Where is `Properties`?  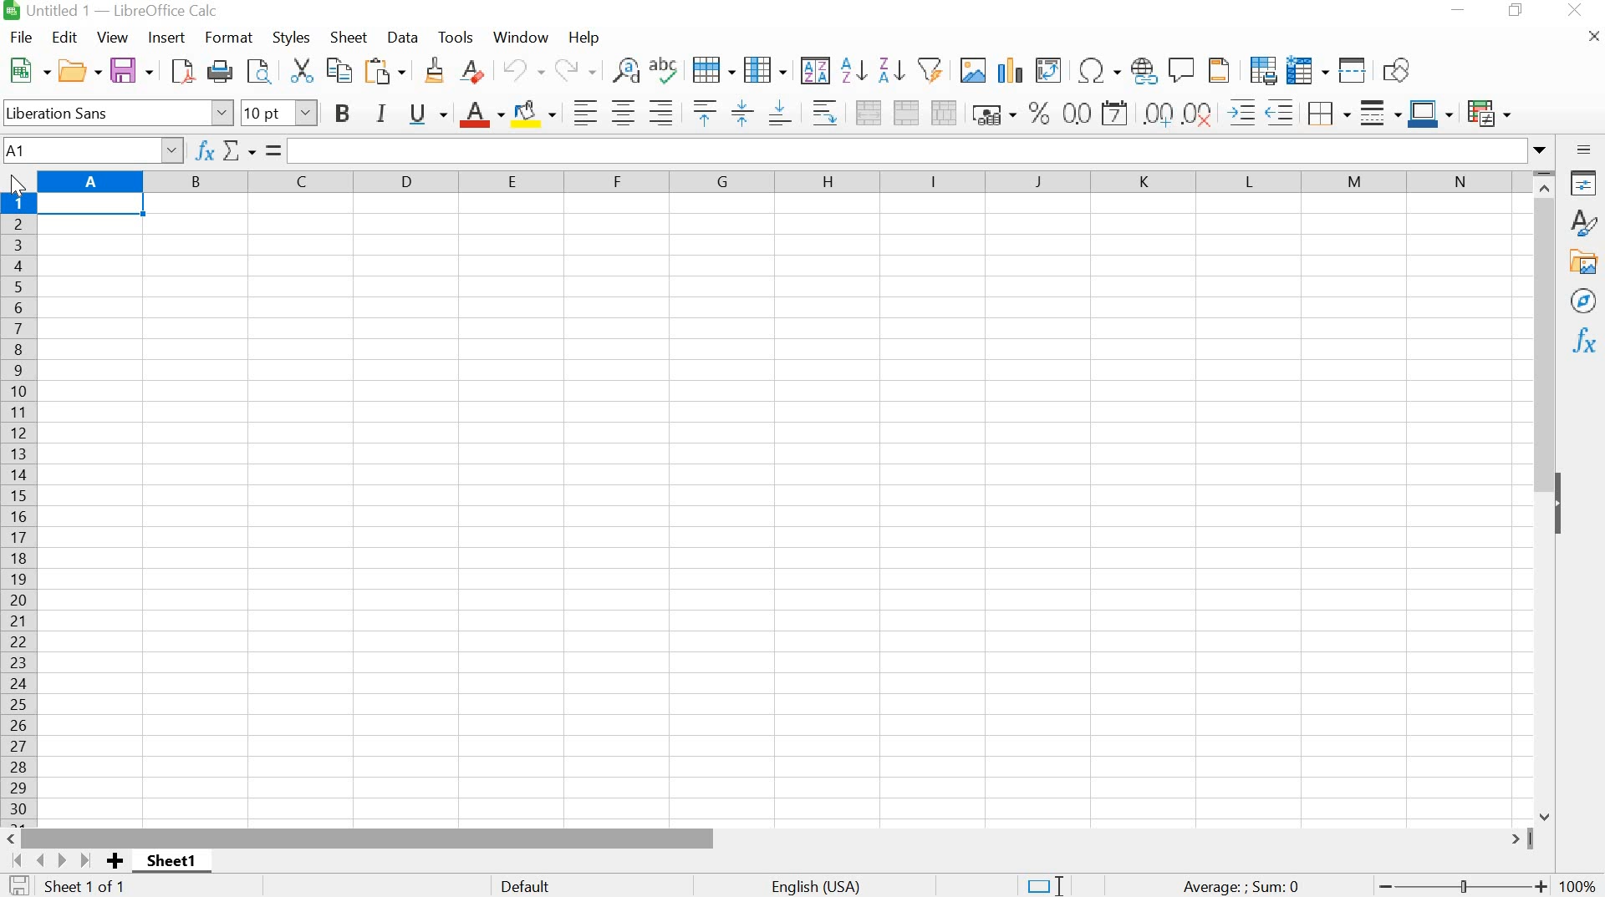
Properties is located at coordinates (1584, 186).